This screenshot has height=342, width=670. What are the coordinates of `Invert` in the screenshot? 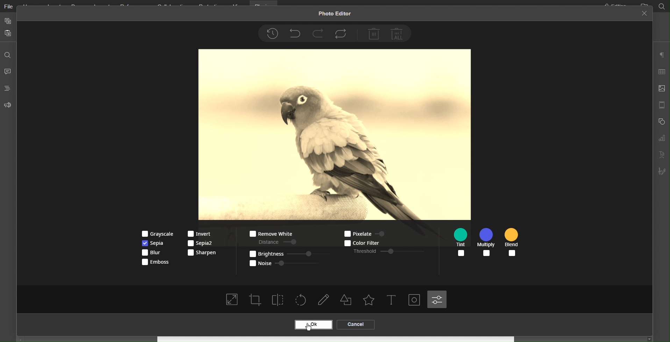 It's located at (200, 233).